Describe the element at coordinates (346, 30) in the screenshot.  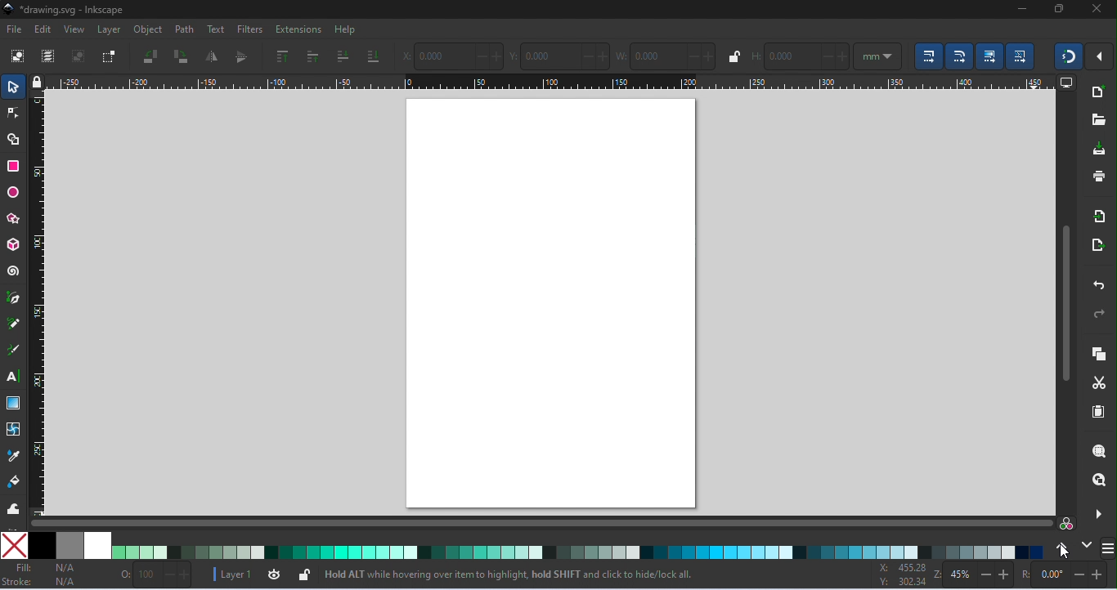
I see `help` at that location.